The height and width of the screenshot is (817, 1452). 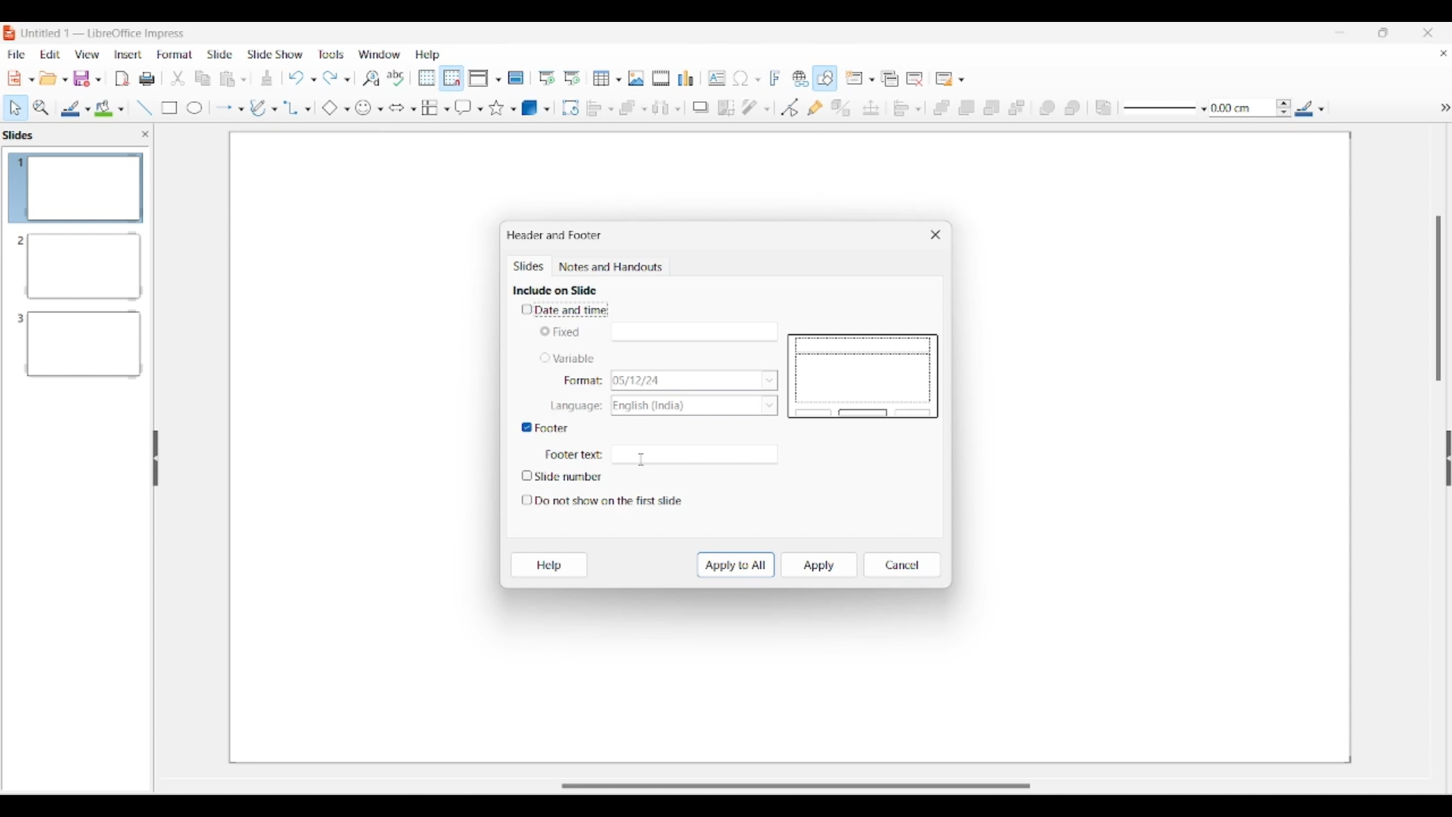 What do you see at coordinates (107, 106) in the screenshot?
I see `Color` at bounding box center [107, 106].